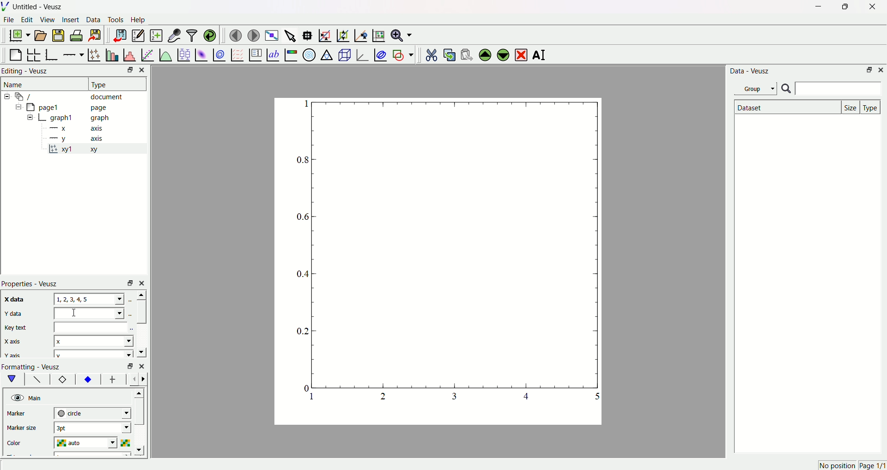 The height and width of the screenshot is (470, 887). I want to click on File, so click(10, 21).